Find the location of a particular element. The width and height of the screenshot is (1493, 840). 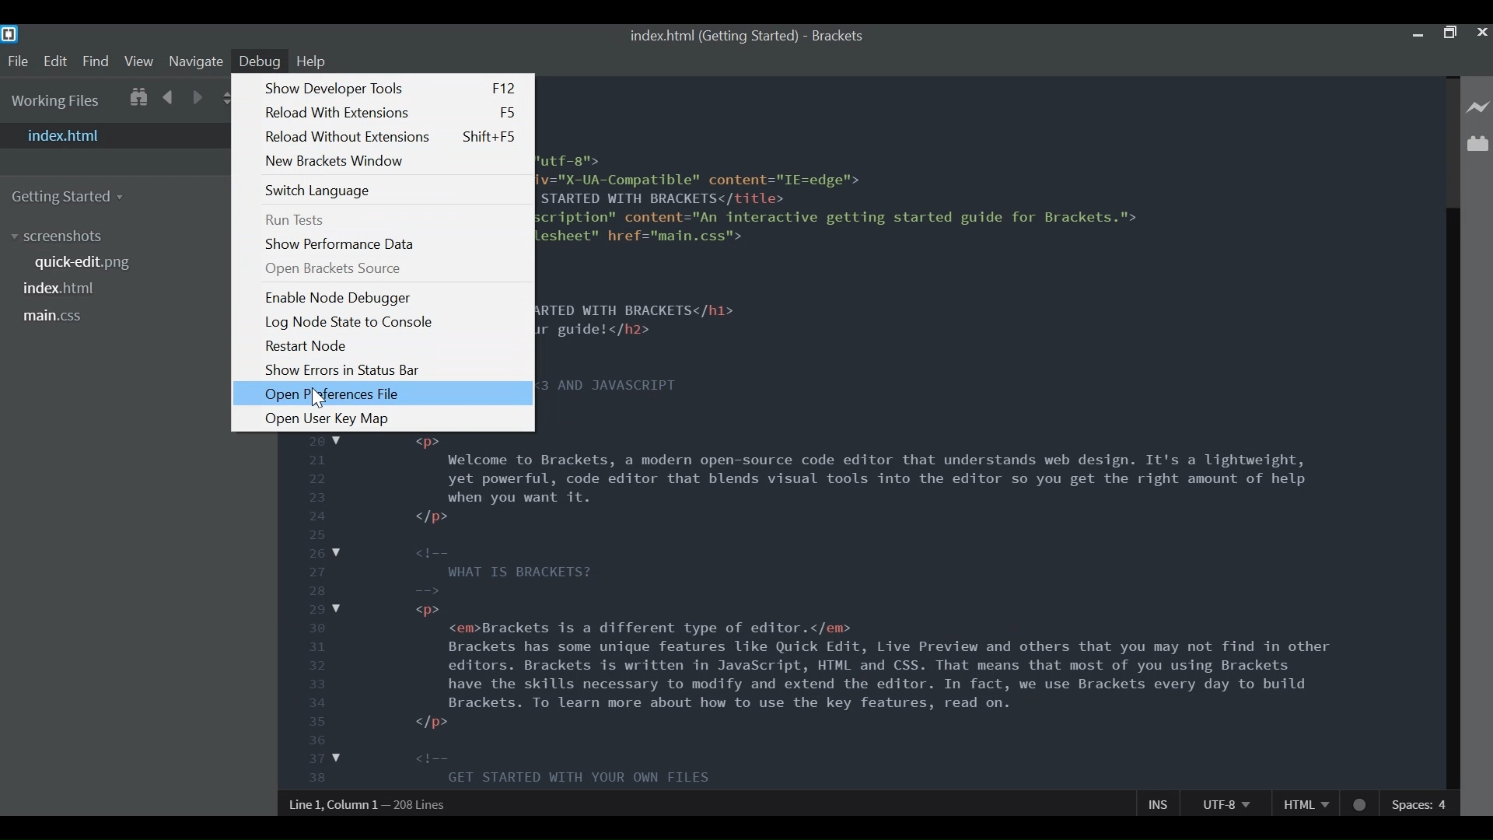

index.html is located at coordinates (115, 135).